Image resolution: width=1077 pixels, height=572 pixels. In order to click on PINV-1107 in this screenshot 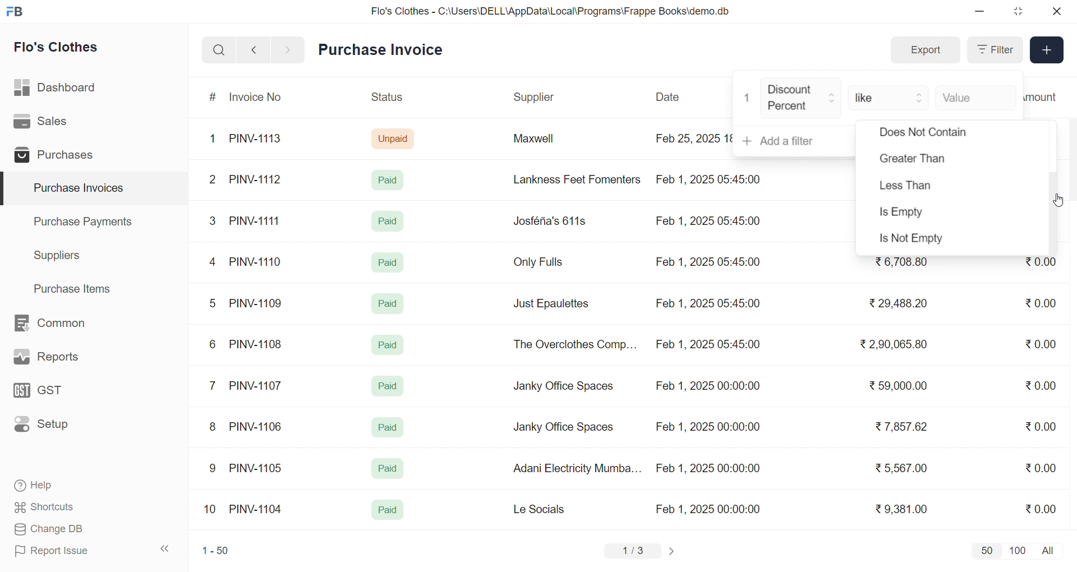, I will do `click(258, 386)`.